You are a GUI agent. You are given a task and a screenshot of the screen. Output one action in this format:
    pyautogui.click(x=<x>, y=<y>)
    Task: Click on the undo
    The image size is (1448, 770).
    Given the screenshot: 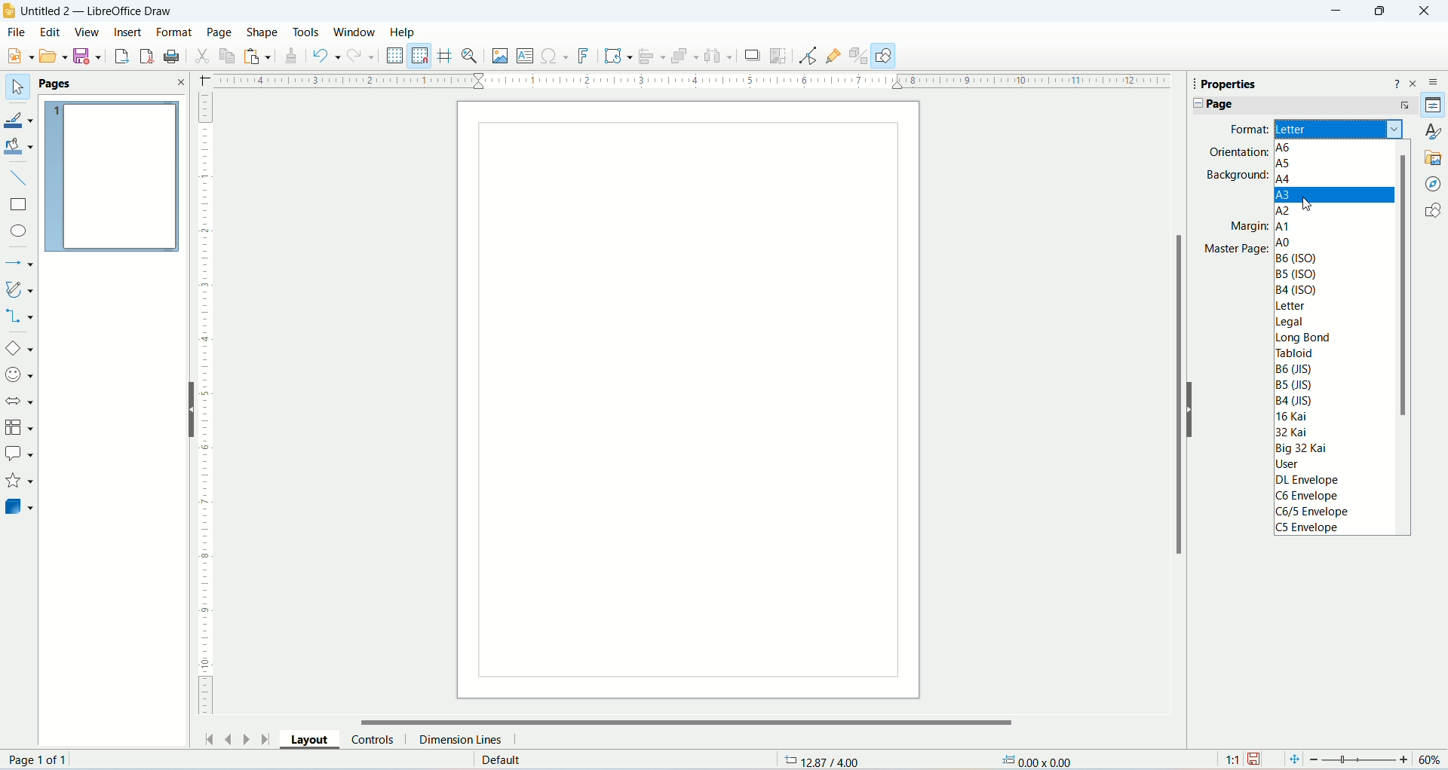 What is the action you would take?
    pyautogui.click(x=328, y=56)
    